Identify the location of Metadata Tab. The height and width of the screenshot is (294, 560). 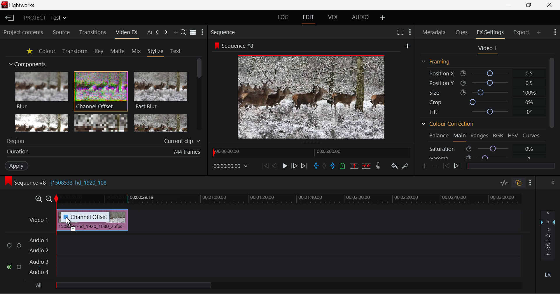
(433, 32).